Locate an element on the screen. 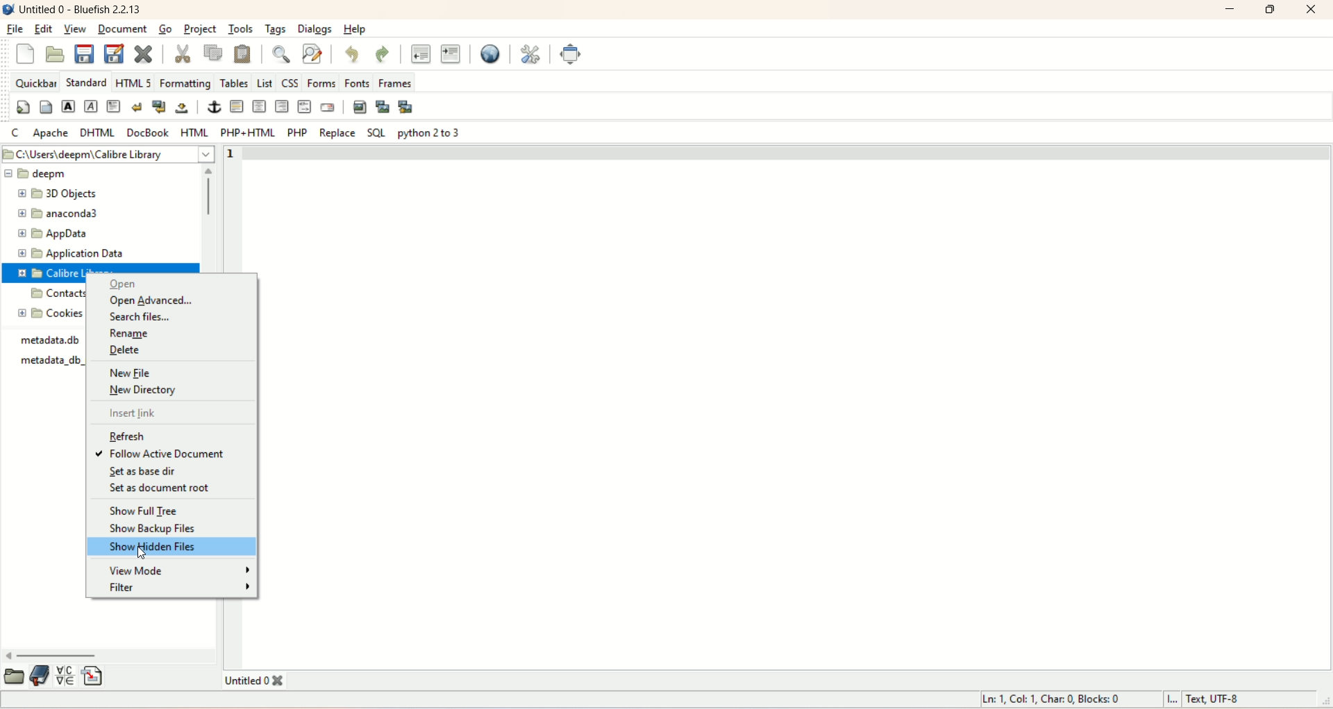  cursor is located at coordinates (144, 555).